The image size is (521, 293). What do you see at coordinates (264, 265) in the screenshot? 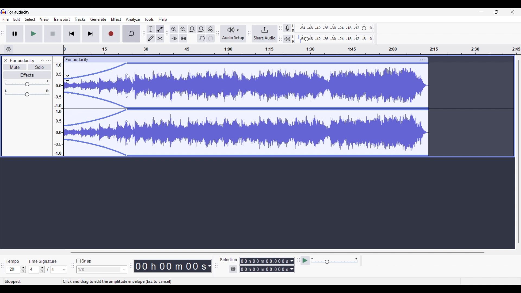
I see `Selection duration` at bounding box center [264, 265].